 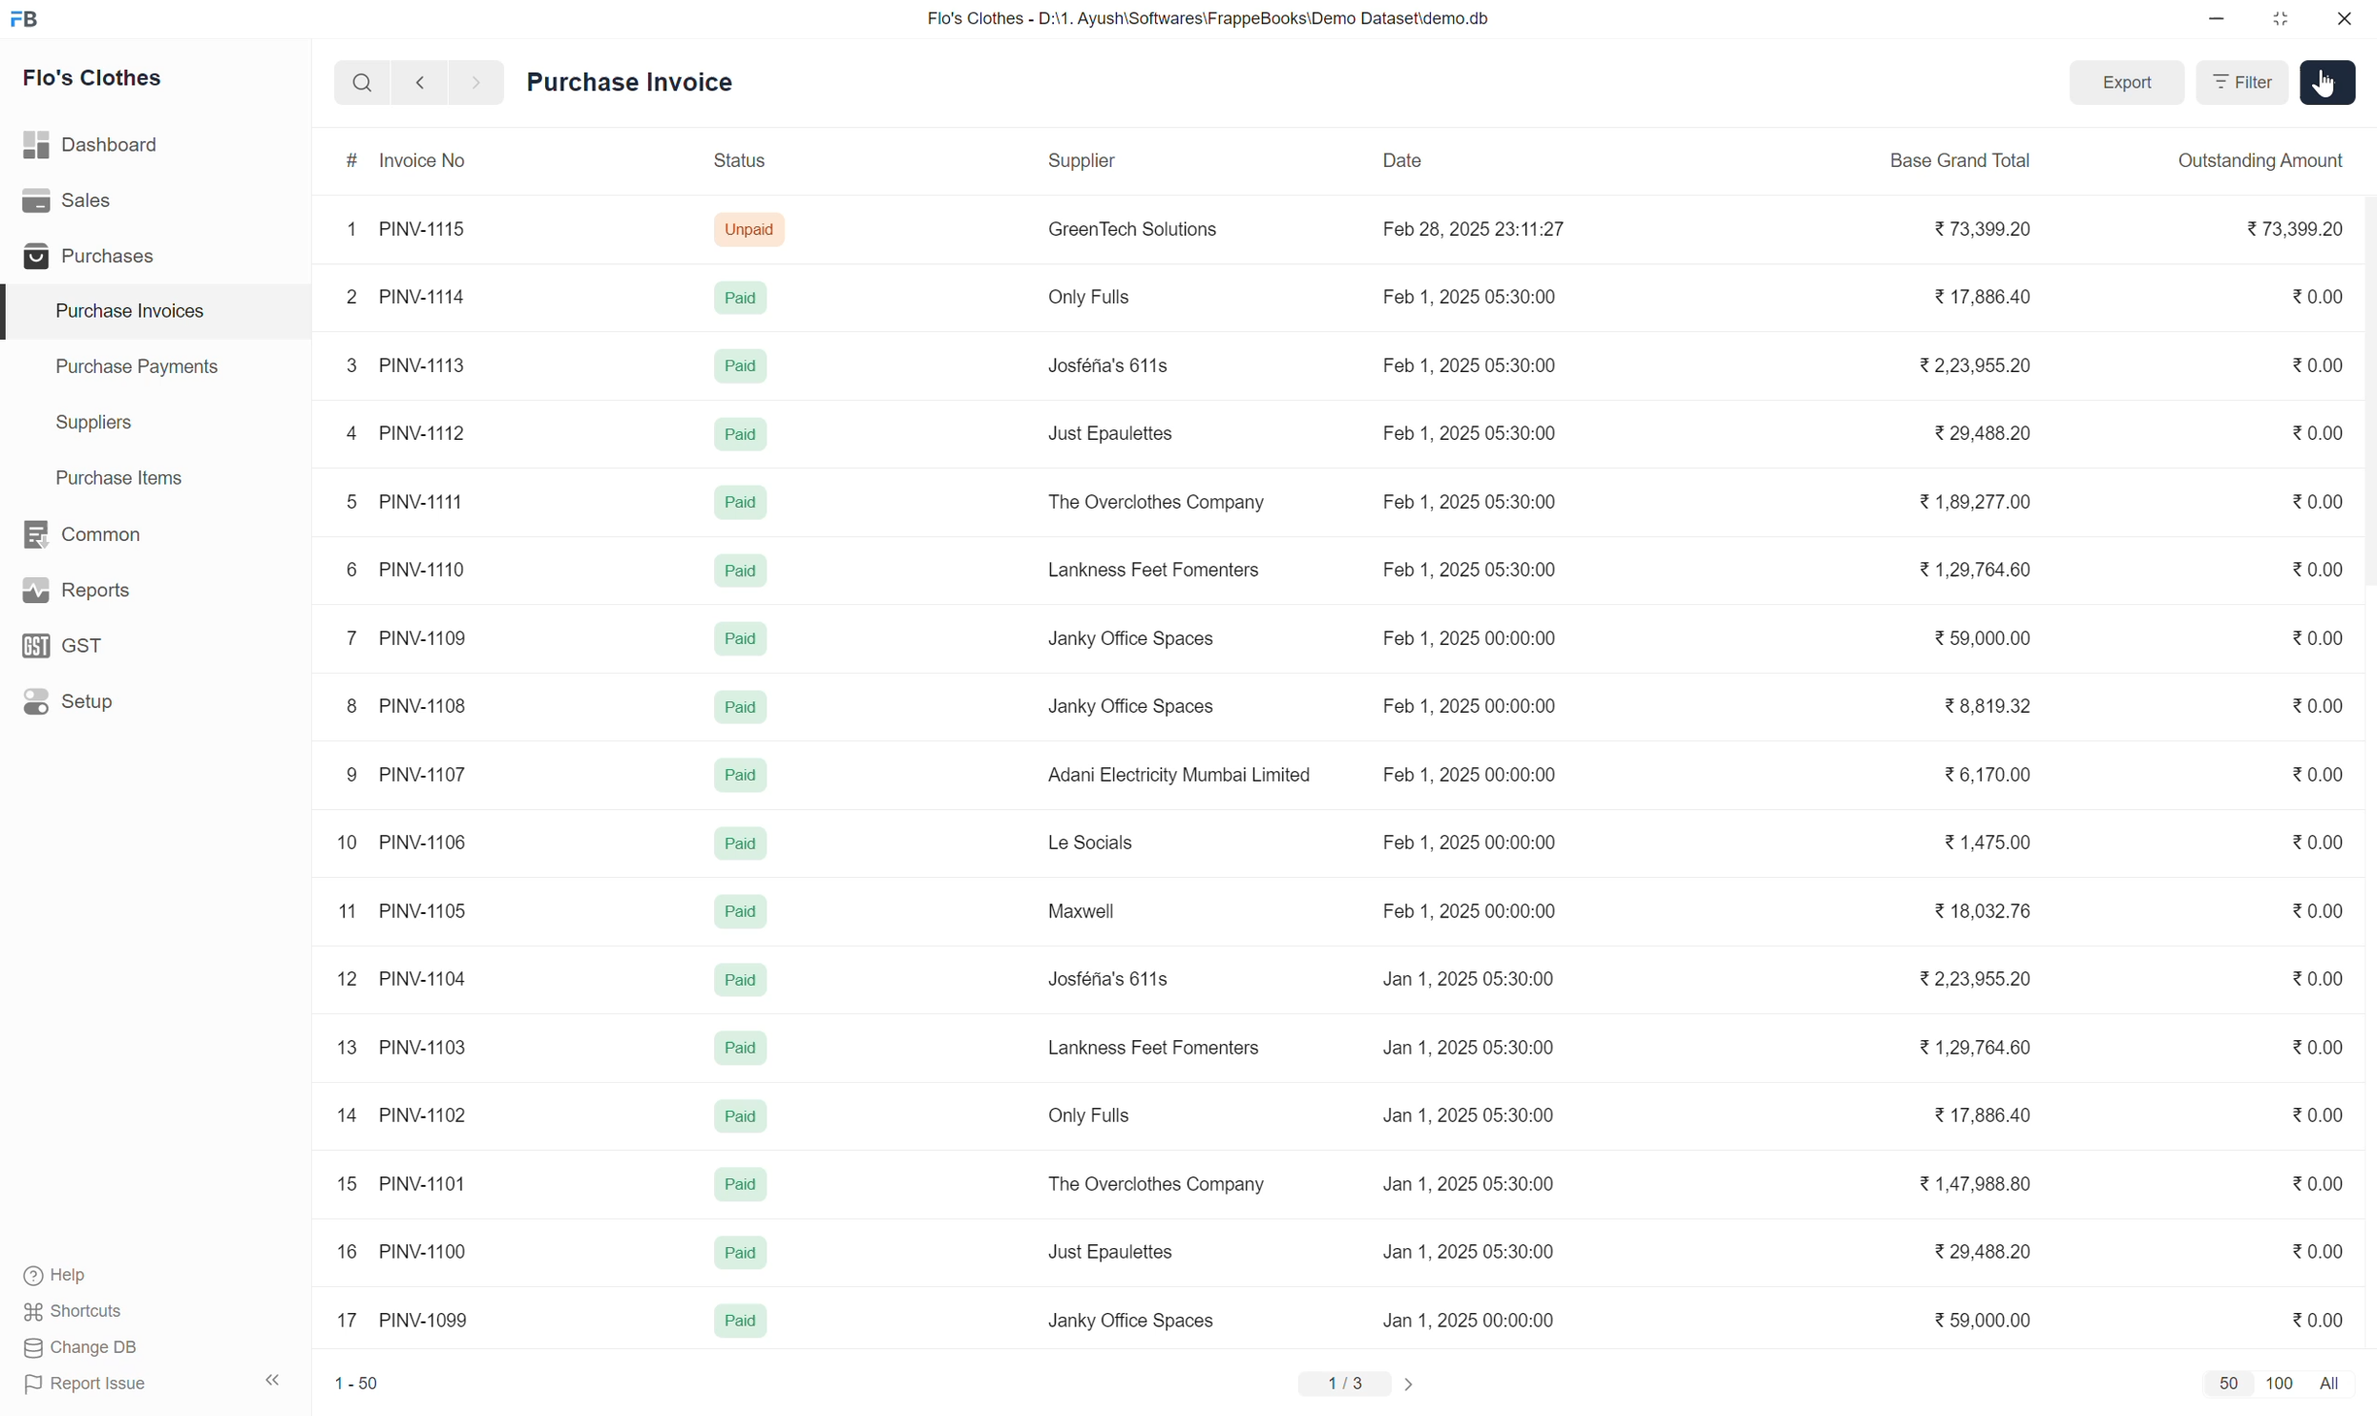 What do you see at coordinates (737, 1317) in the screenshot?
I see `Paid` at bounding box center [737, 1317].